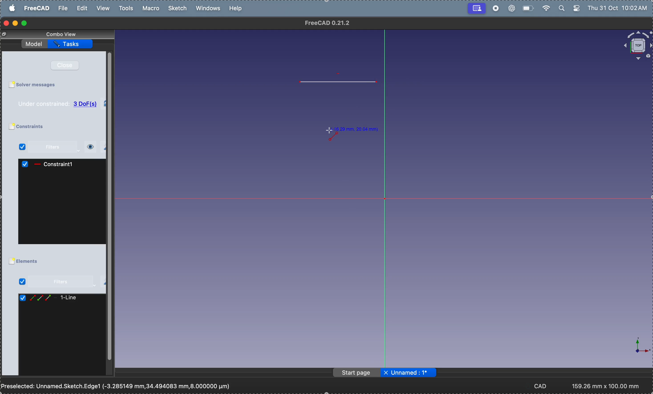 Image resolution: width=653 pixels, height=394 pixels. What do you see at coordinates (11, 85) in the screenshot?
I see `Checkbox` at bounding box center [11, 85].